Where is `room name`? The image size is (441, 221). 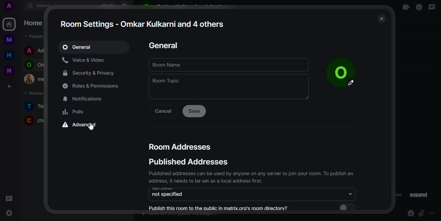
room name is located at coordinates (169, 64).